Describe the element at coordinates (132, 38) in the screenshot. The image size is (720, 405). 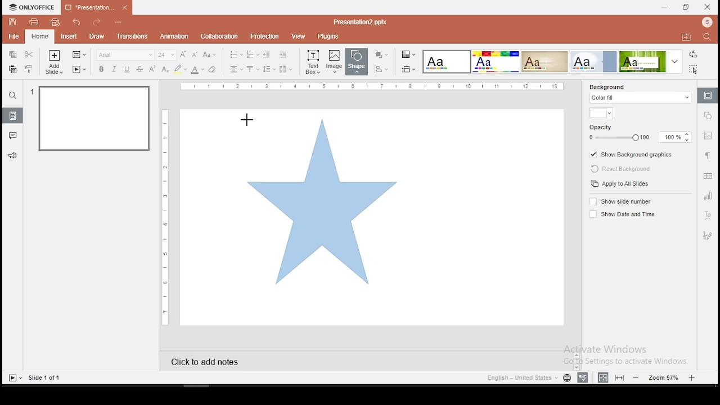
I see `transitions` at that location.